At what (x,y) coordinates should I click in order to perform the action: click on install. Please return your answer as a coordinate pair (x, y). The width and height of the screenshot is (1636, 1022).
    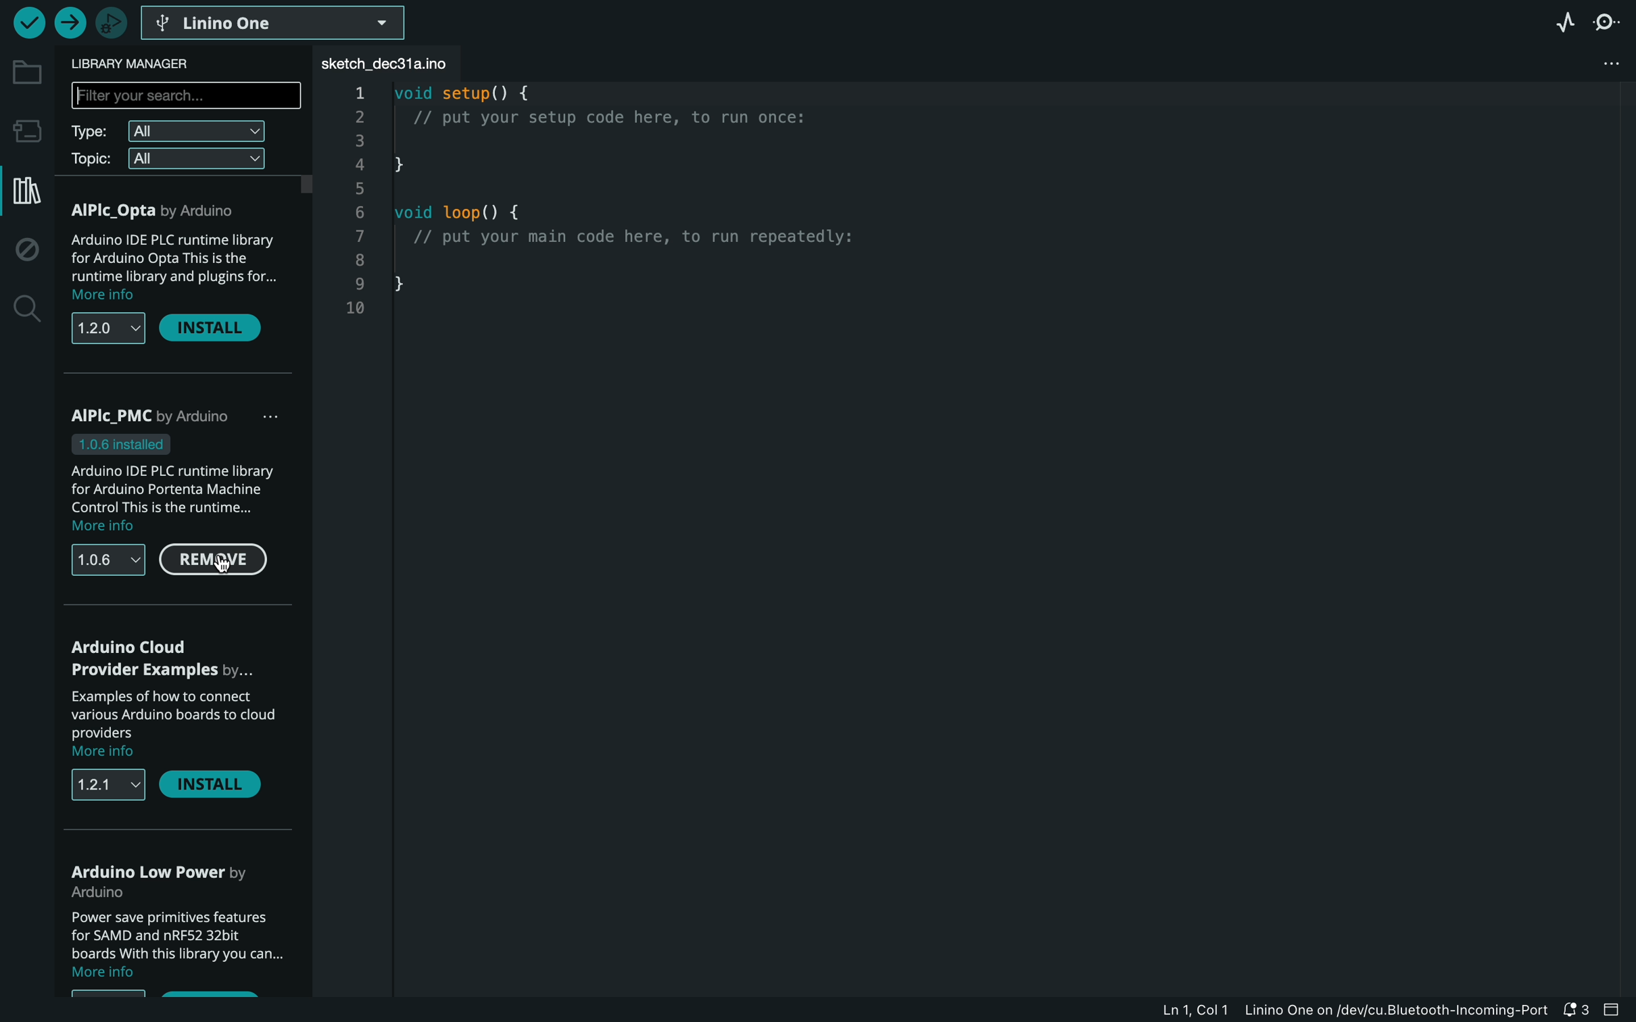
    Looking at the image, I should click on (219, 328).